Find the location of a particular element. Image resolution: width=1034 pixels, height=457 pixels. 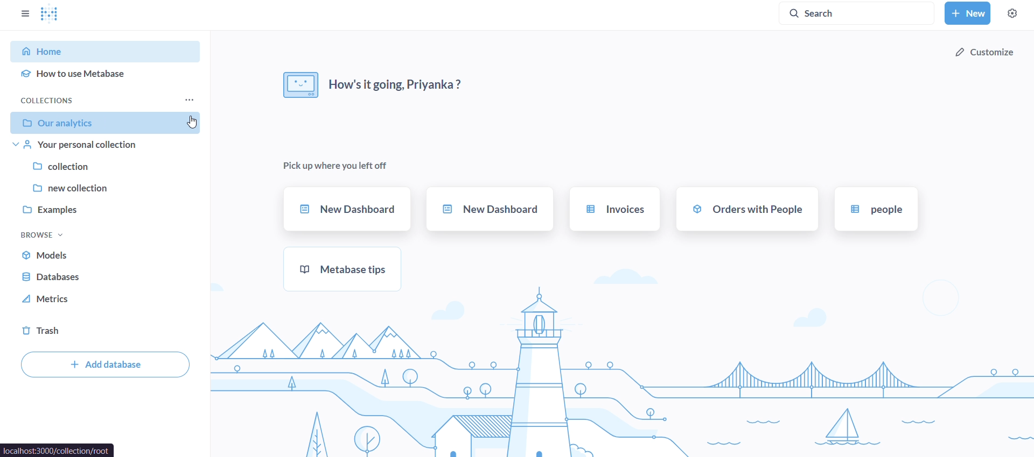

settings is located at coordinates (1013, 13).